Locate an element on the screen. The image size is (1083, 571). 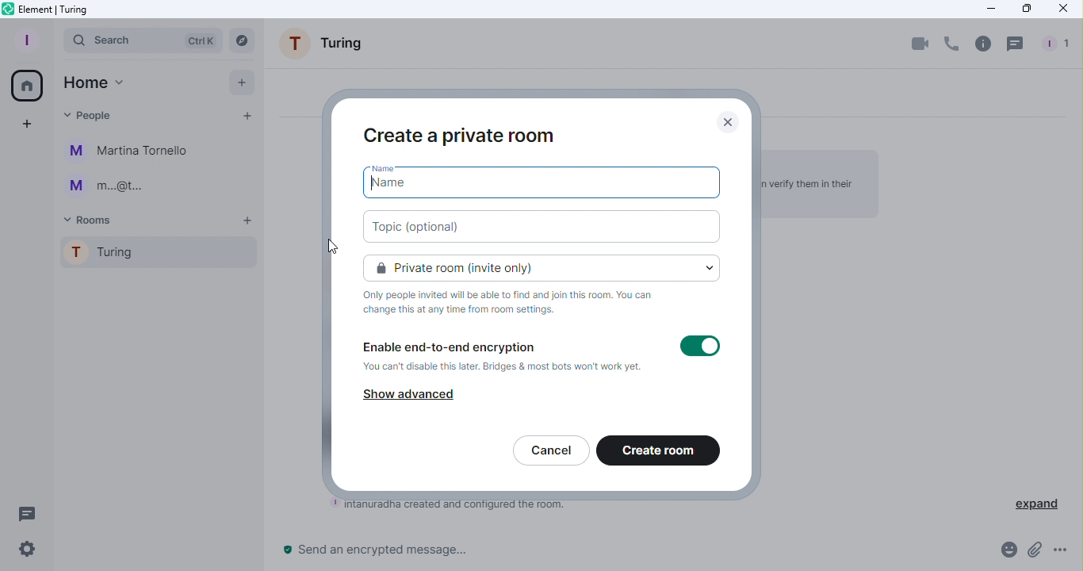
expand is located at coordinates (1037, 502).